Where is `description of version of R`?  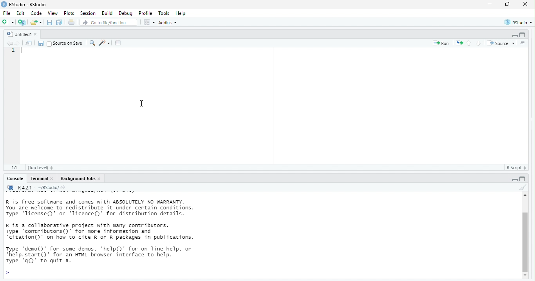
description of version of R is located at coordinates (108, 205).